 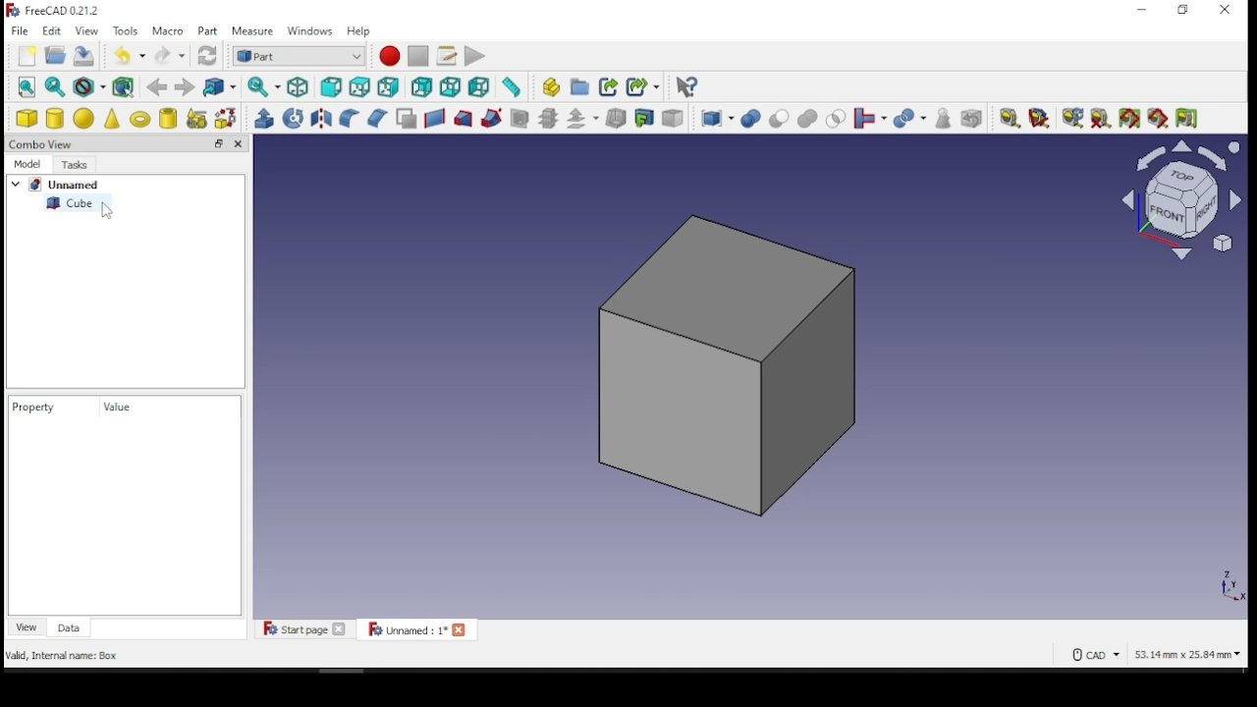 What do you see at coordinates (219, 143) in the screenshot?
I see `restore` at bounding box center [219, 143].